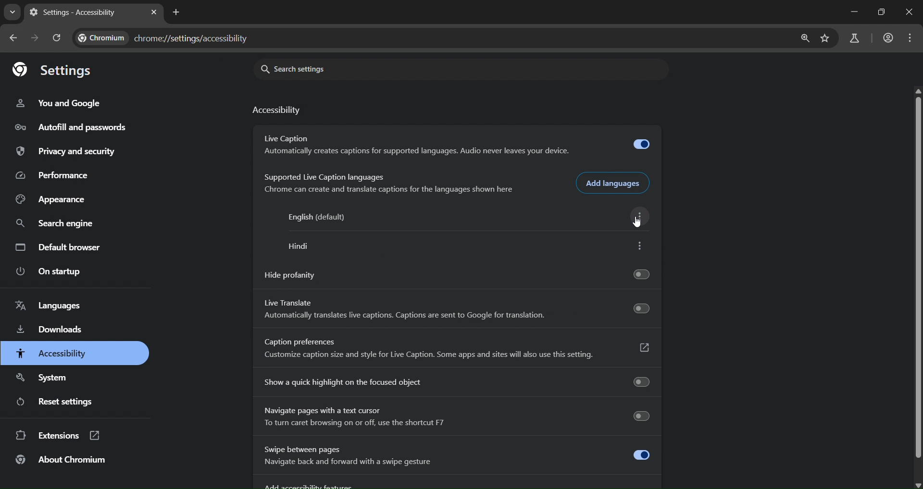  Describe the element at coordinates (67, 152) in the screenshot. I see `privacy and security` at that location.